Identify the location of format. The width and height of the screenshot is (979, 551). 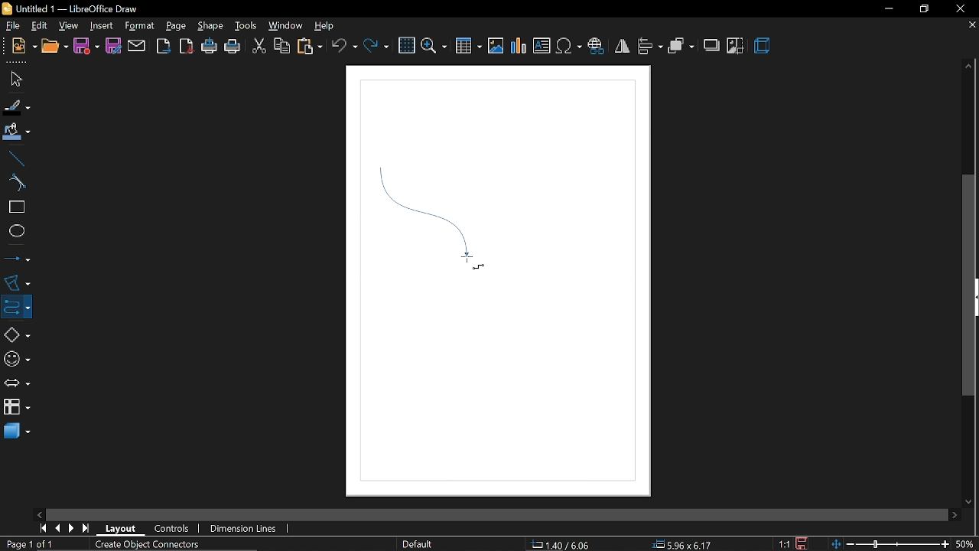
(139, 26).